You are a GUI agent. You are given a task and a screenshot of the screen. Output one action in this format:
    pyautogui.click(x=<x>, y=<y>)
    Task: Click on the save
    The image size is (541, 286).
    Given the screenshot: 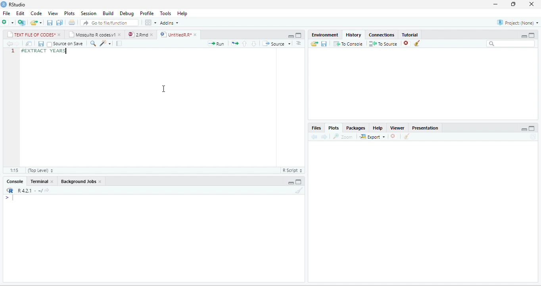 What is the action you would take?
    pyautogui.click(x=41, y=44)
    